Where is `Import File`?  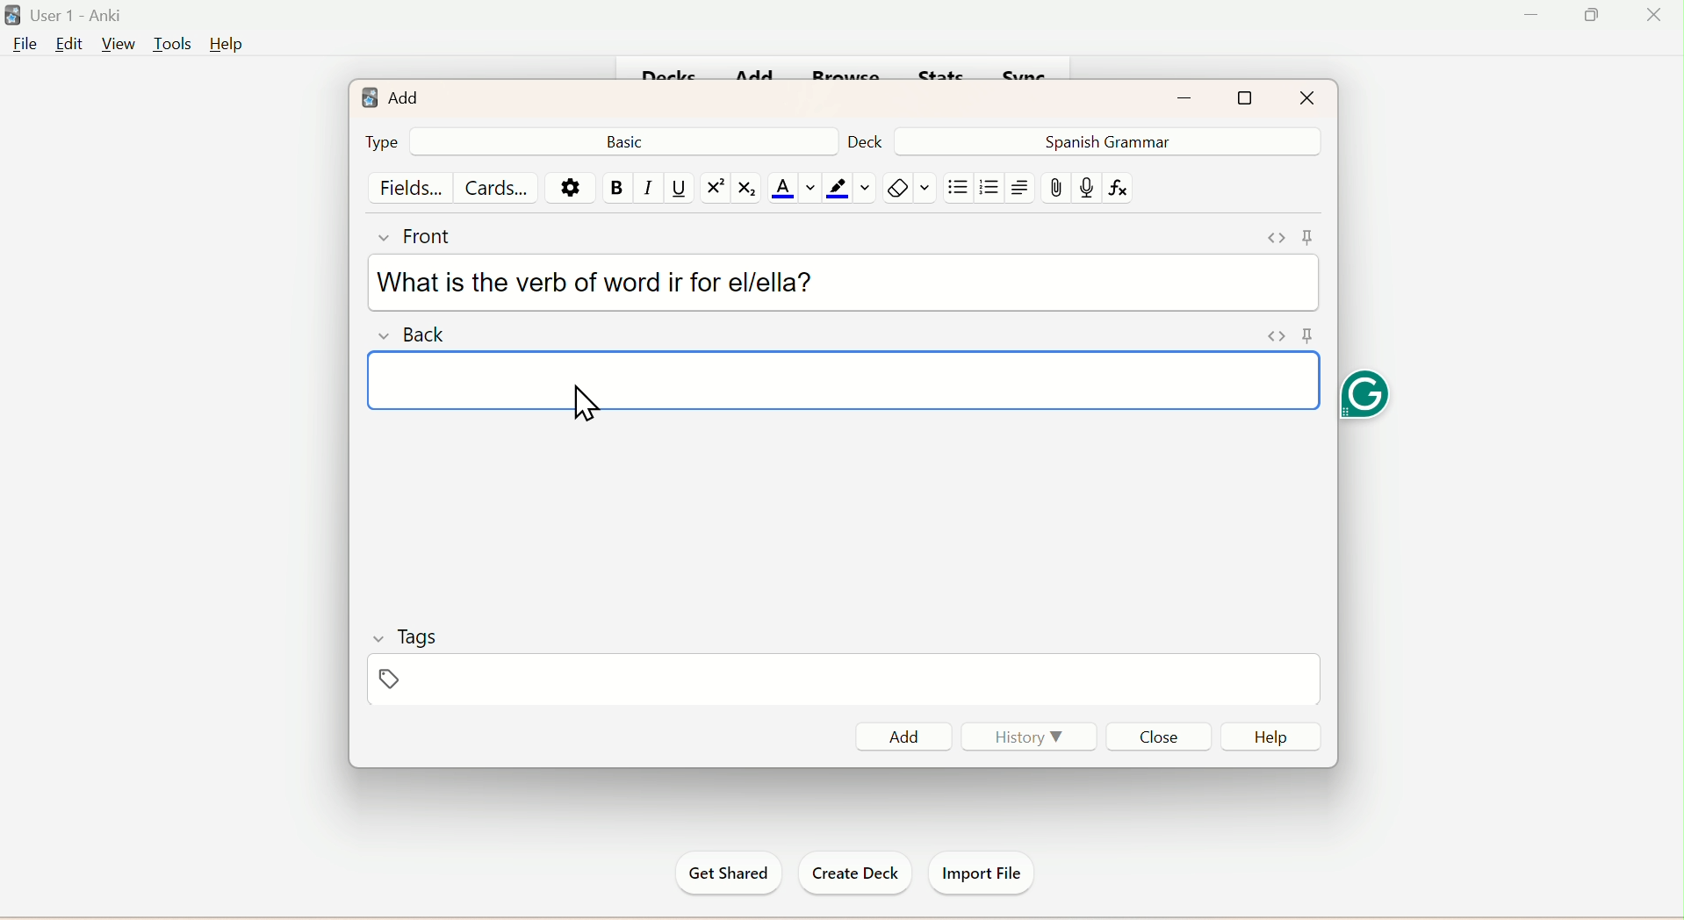 Import File is located at coordinates (980, 871).